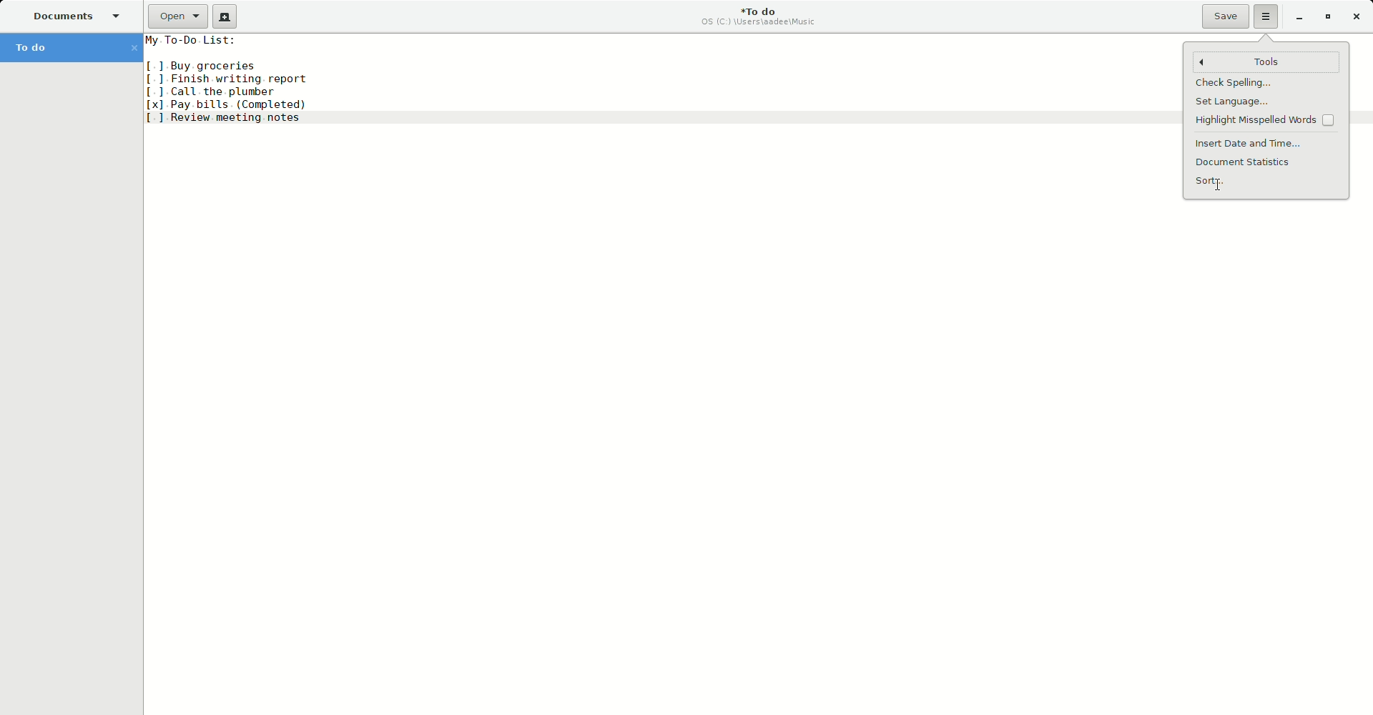  Describe the element at coordinates (232, 80) in the screenshot. I see `To do list` at that location.